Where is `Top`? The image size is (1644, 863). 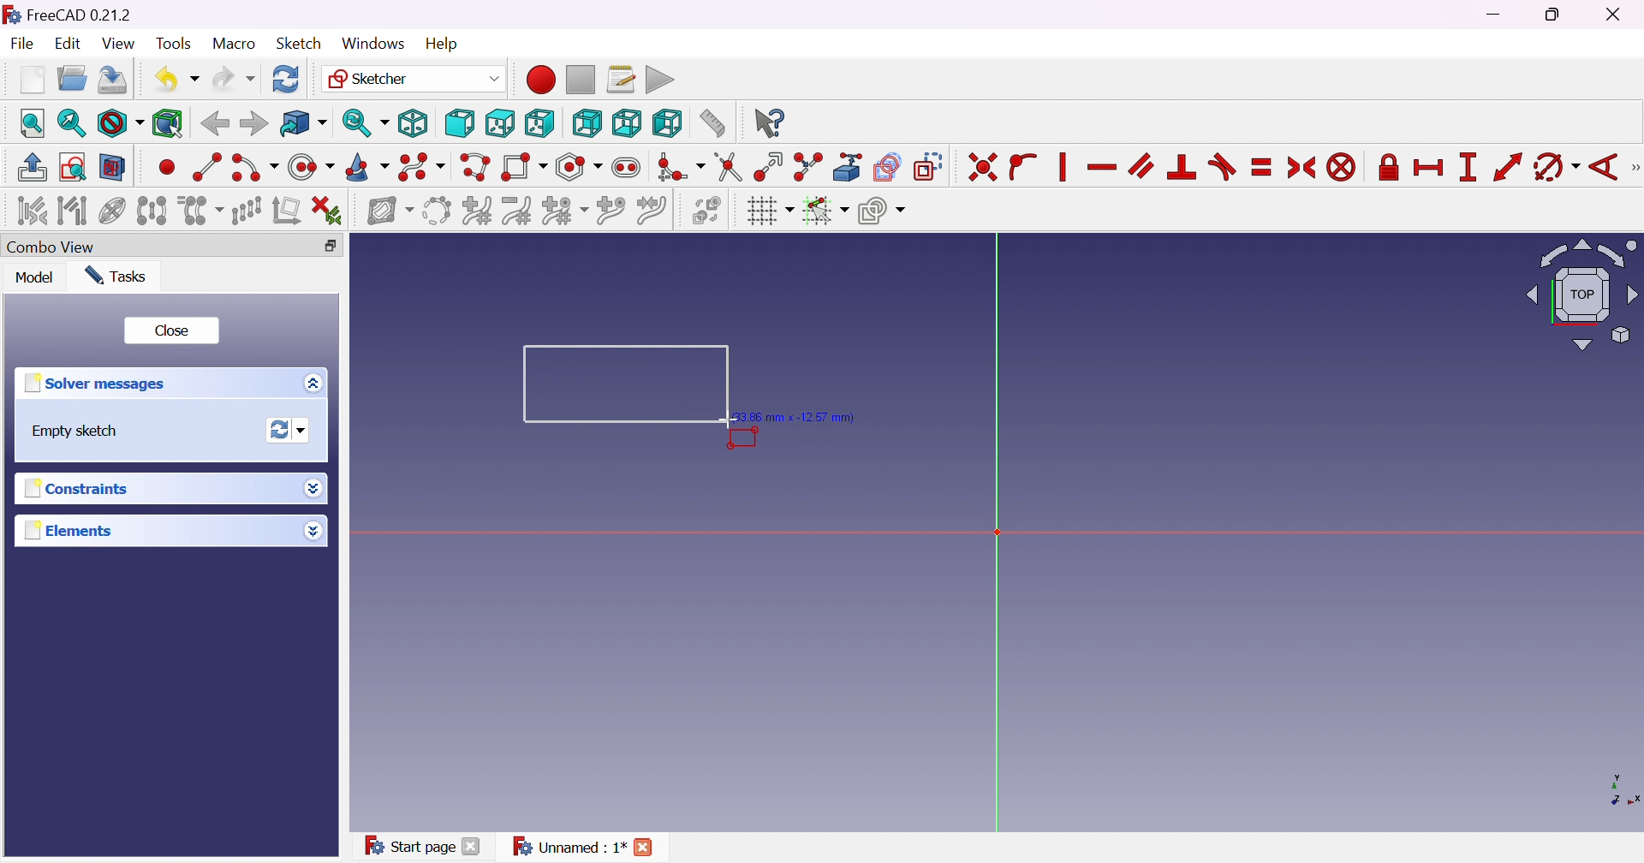
Top is located at coordinates (502, 123).